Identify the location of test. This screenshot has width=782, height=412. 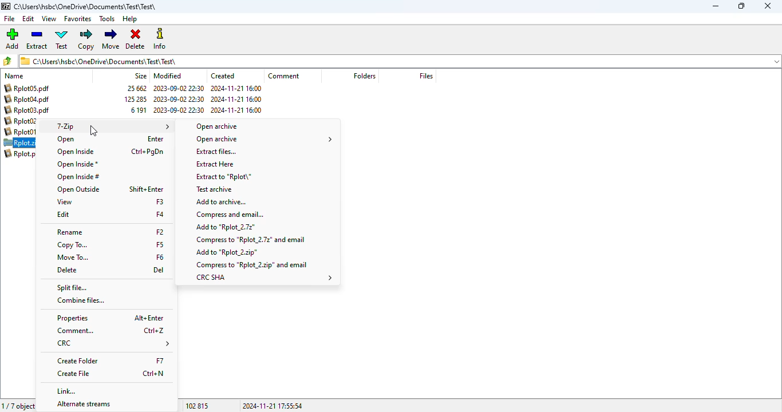
(62, 39).